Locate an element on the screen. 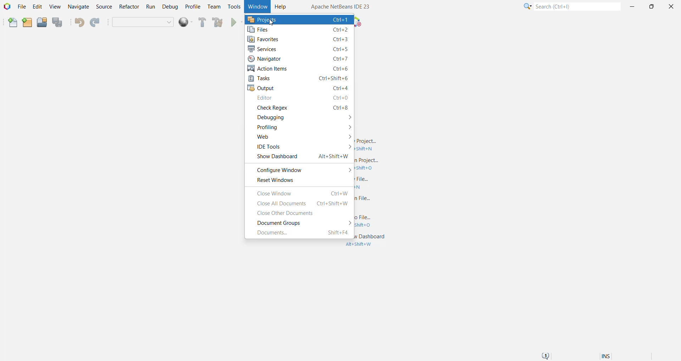 This screenshot has height=361, width=681. Profiling is located at coordinates (302, 127).